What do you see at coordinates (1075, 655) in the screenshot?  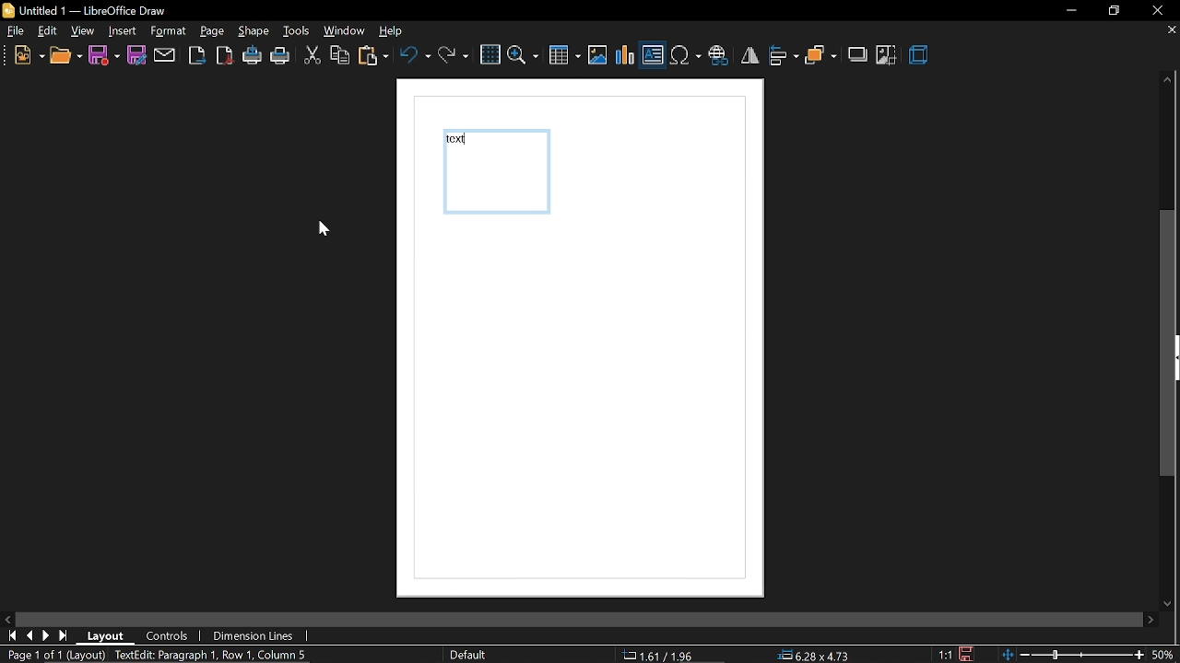 I see `change zoom` at bounding box center [1075, 655].